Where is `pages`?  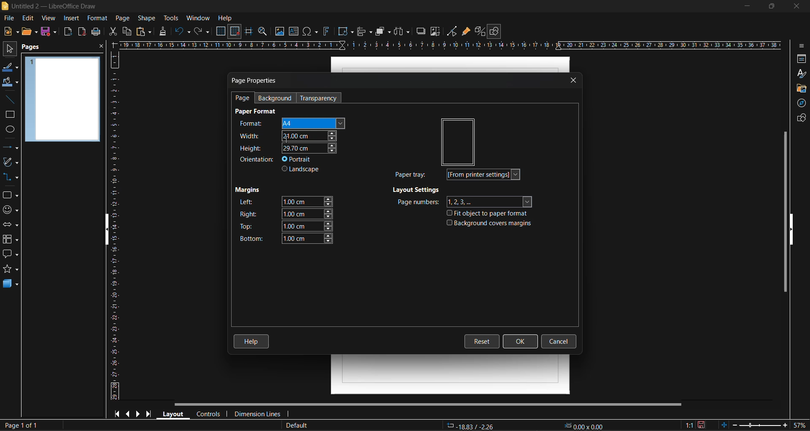
pages is located at coordinates (35, 48).